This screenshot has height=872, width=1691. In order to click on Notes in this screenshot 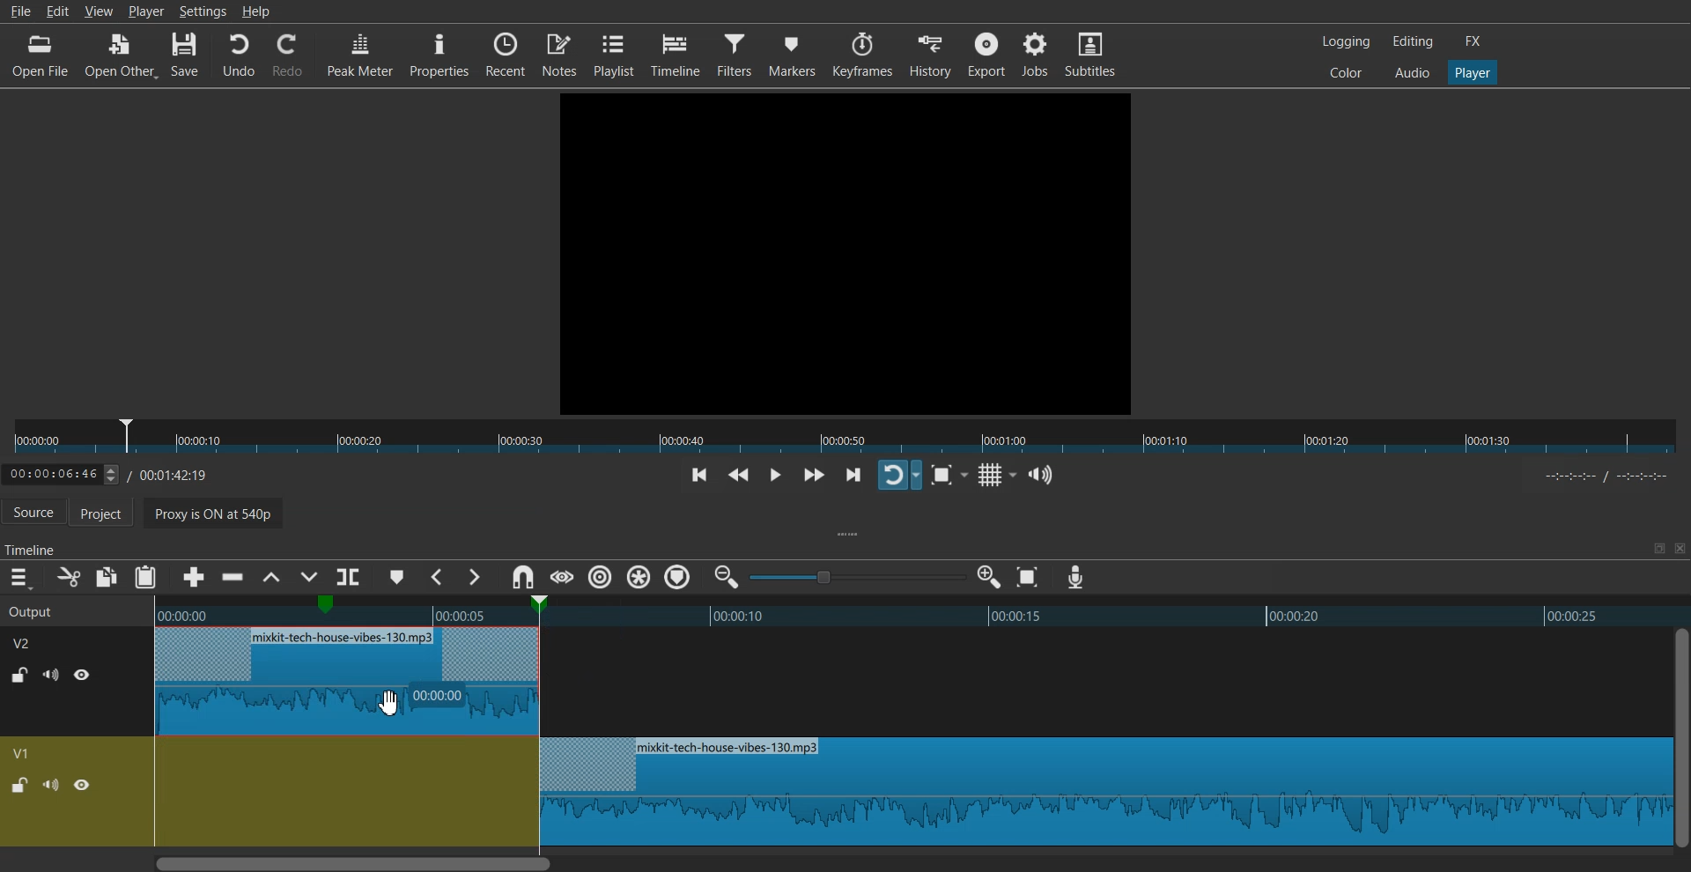, I will do `click(561, 53)`.